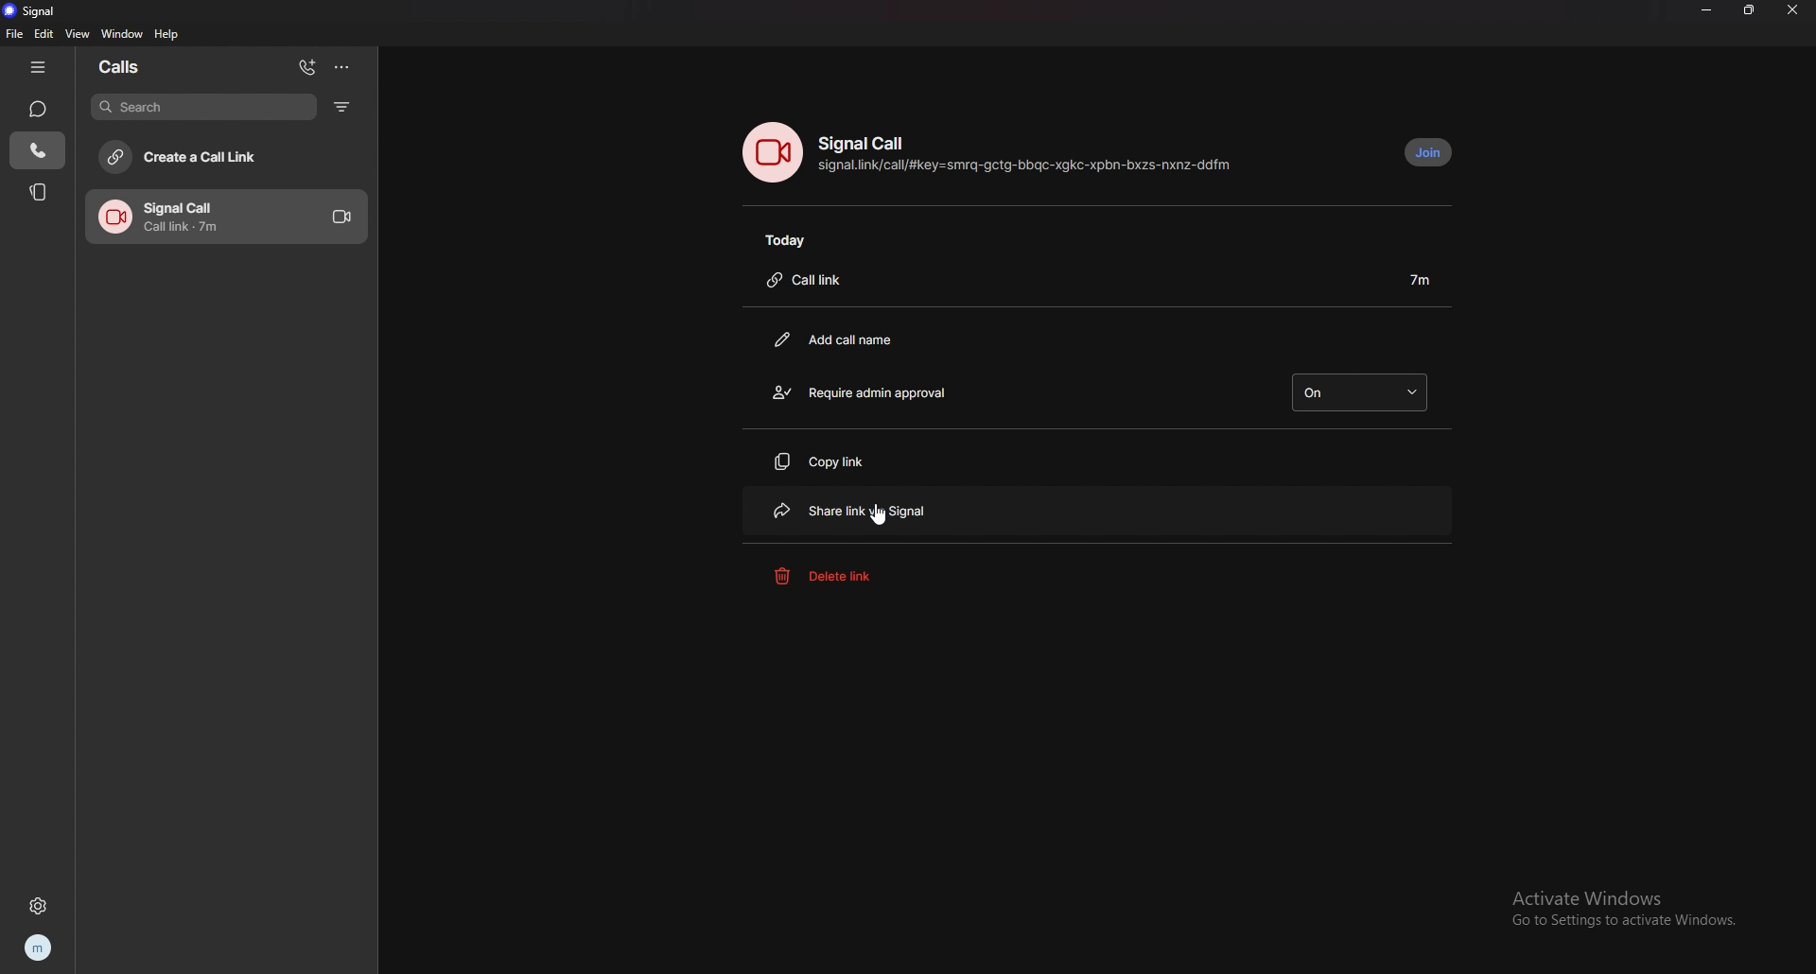 The width and height of the screenshot is (1816, 974). What do you see at coordinates (224, 156) in the screenshot?
I see `create a call link` at bounding box center [224, 156].